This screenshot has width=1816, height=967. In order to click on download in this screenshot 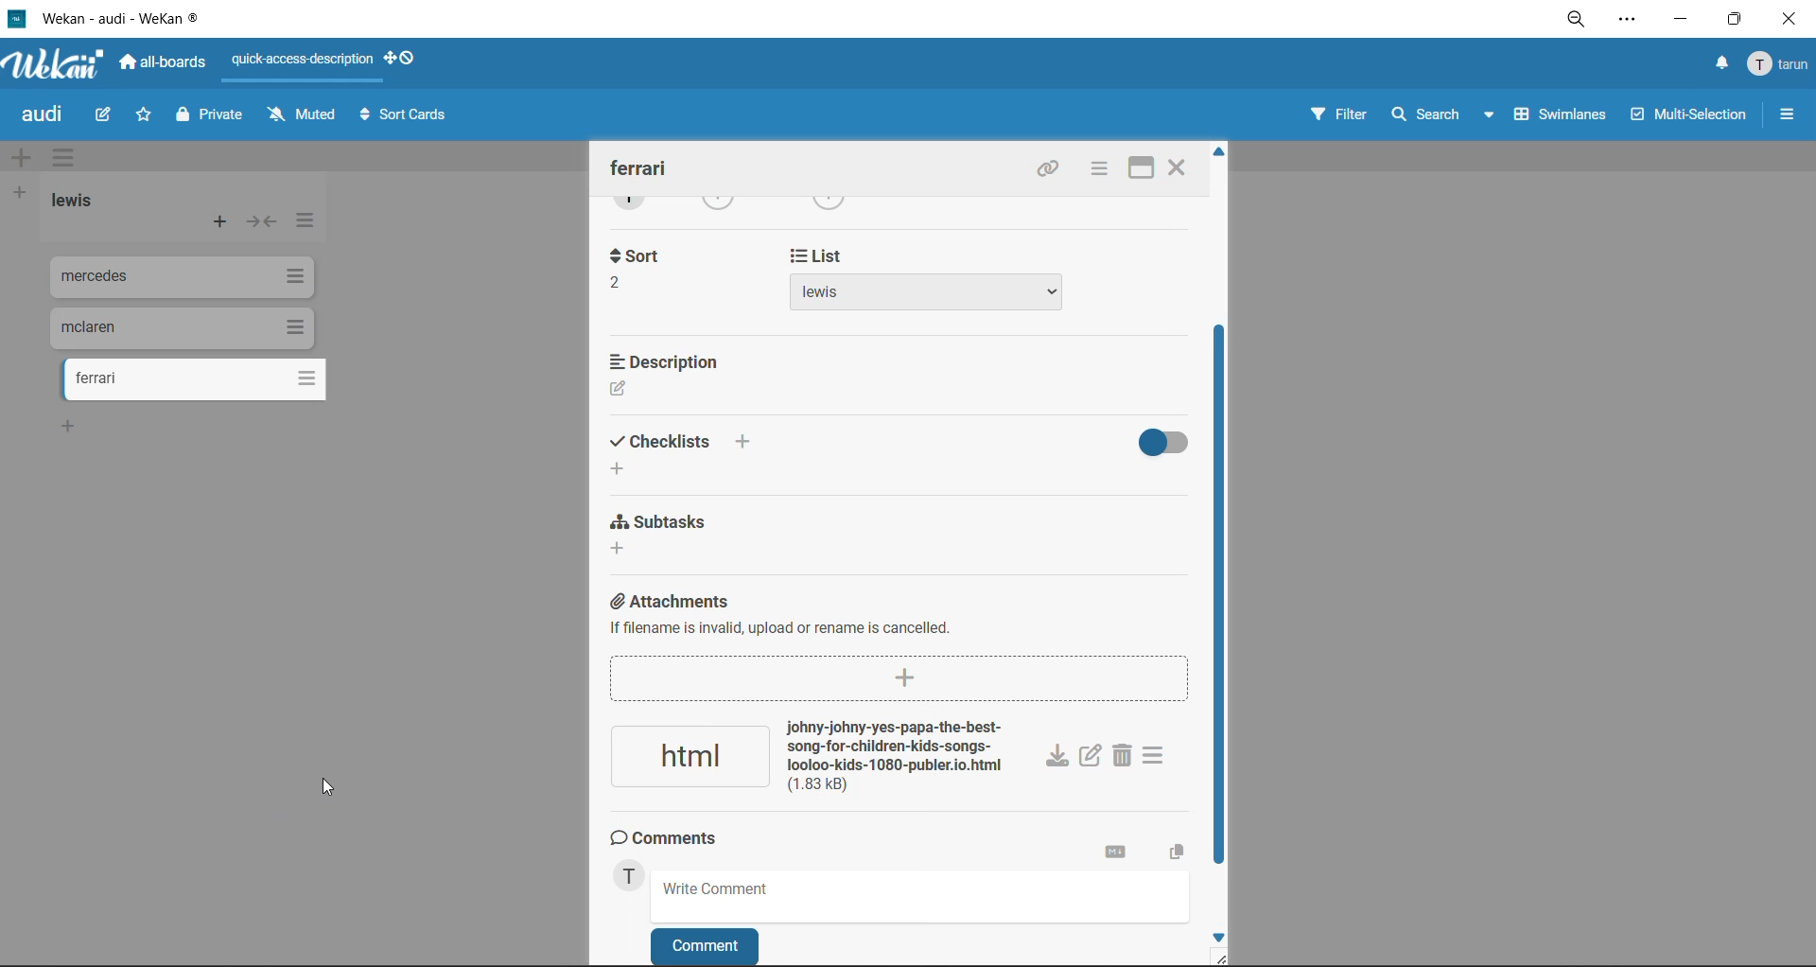, I will do `click(1056, 756)`.